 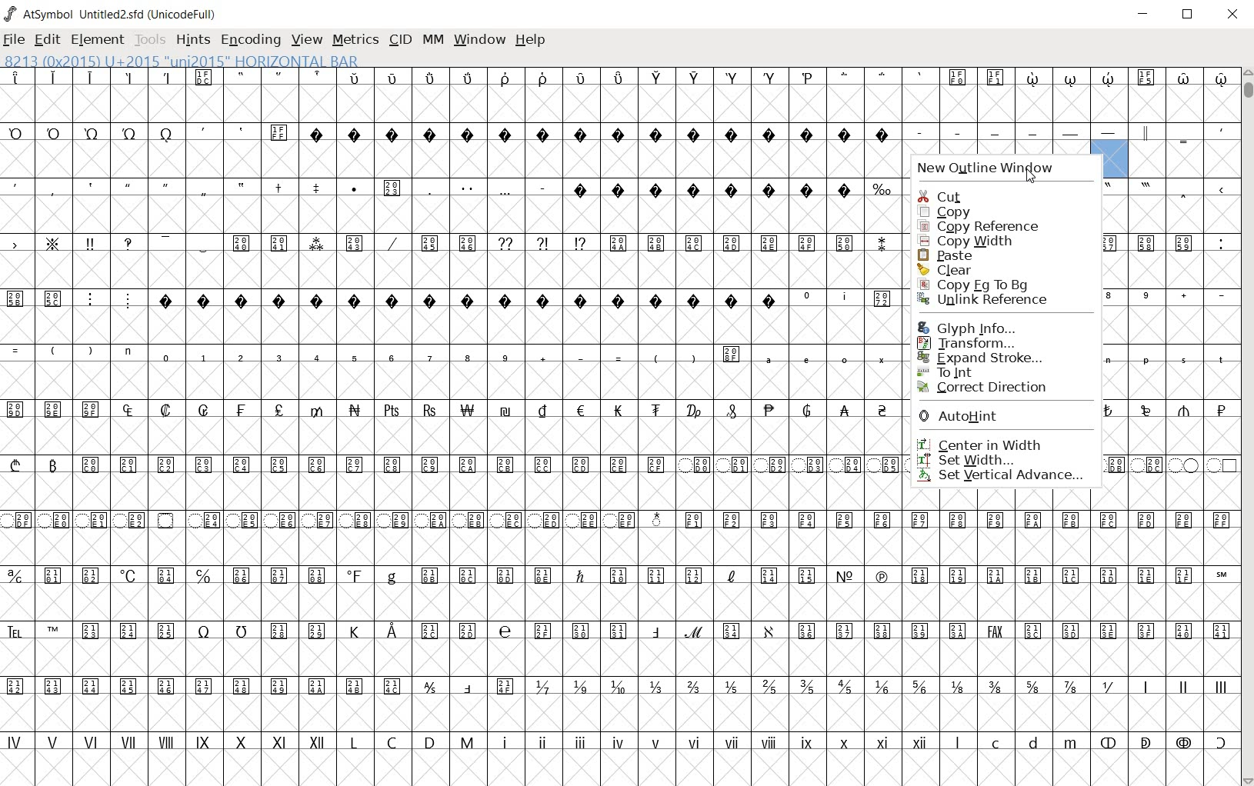 What do you see at coordinates (987, 358) in the screenshot?
I see `Expand Stroke` at bounding box center [987, 358].